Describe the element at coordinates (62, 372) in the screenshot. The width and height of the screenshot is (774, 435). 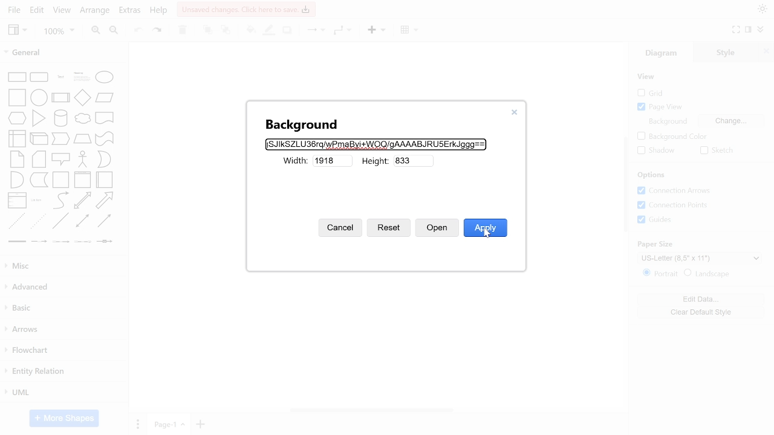
I see `entity relation` at that location.